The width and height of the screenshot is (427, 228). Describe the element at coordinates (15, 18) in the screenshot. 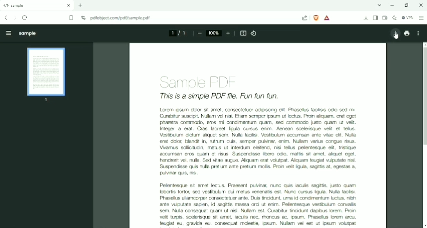

I see `Click to go forward, hold to see history` at that location.